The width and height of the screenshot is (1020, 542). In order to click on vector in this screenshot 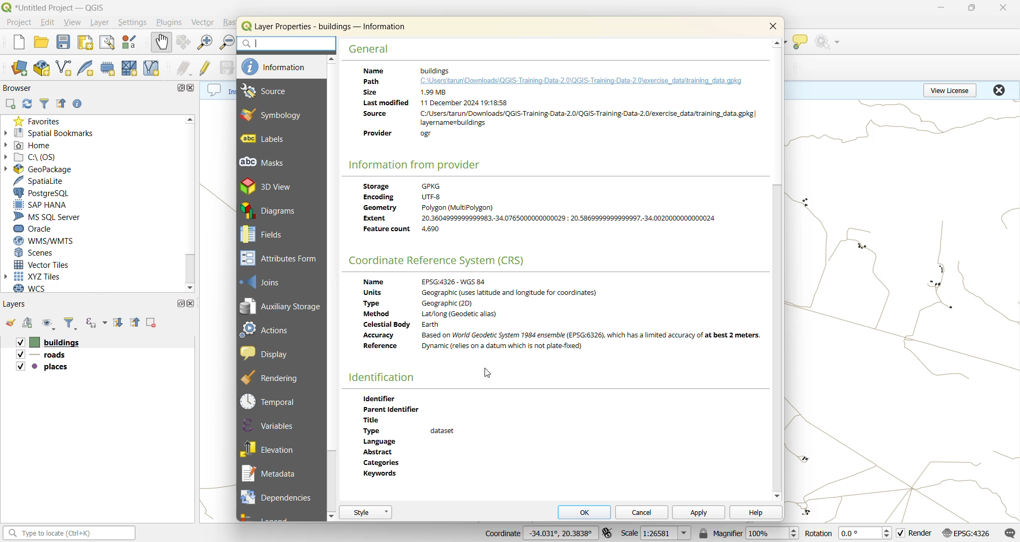, I will do `click(204, 22)`.